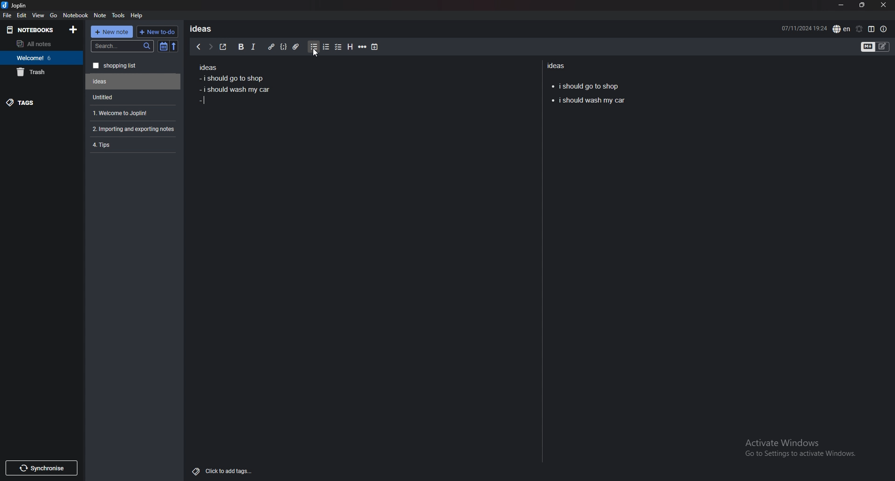  I want to click on Untitled, so click(131, 97).